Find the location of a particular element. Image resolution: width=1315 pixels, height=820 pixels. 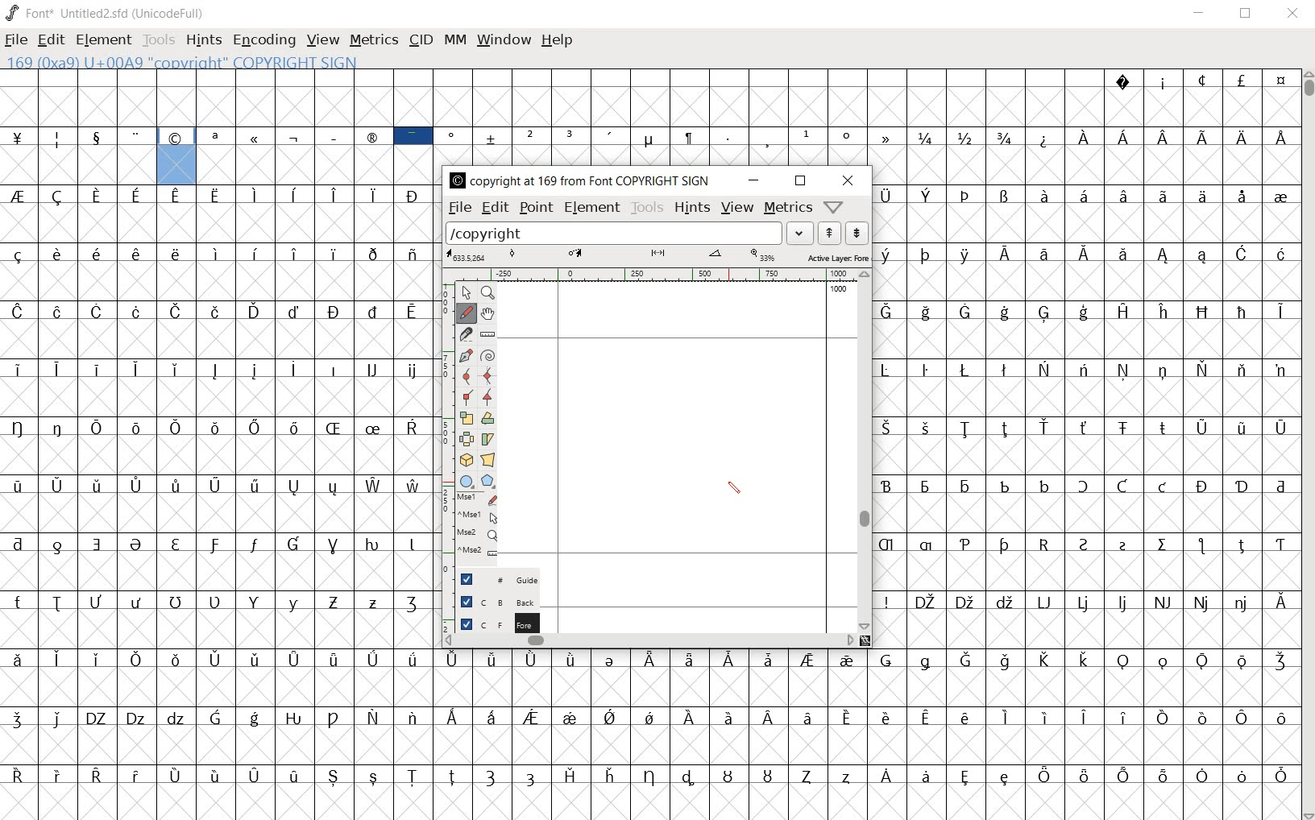

169 (0x9a) U+00A9 "copyright" COPYRIGHT SIGN is located at coordinates (259, 62).